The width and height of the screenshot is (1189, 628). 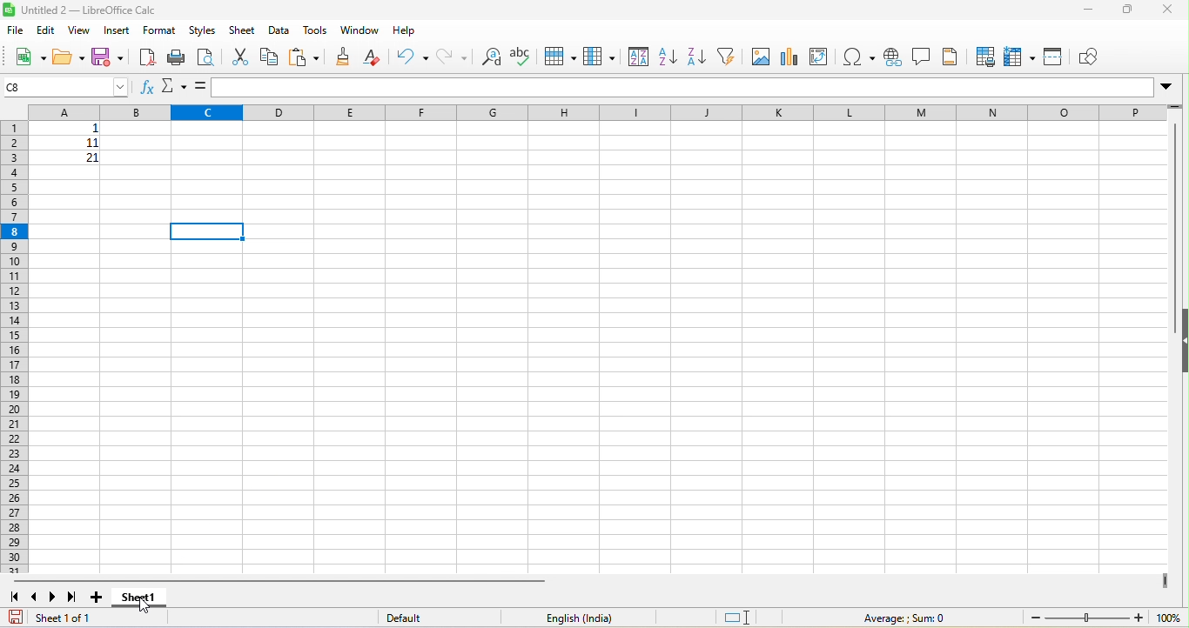 What do you see at coordinates (205, 57) in the screenshot?
I see `print preview` at bounding box center [205, 57].